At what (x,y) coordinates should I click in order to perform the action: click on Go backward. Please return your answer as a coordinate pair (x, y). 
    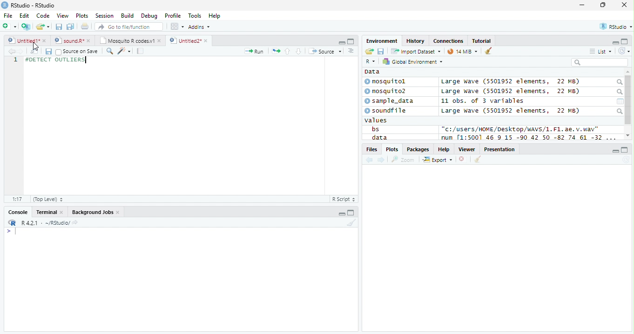
    Looking at the image, I should click on (370, 160).